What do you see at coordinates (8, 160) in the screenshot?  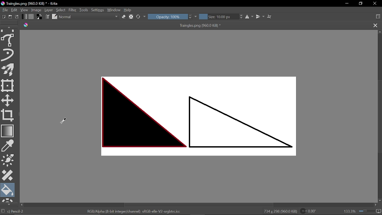 I see `Colorize mask tool` at bounding box center [8, 160].